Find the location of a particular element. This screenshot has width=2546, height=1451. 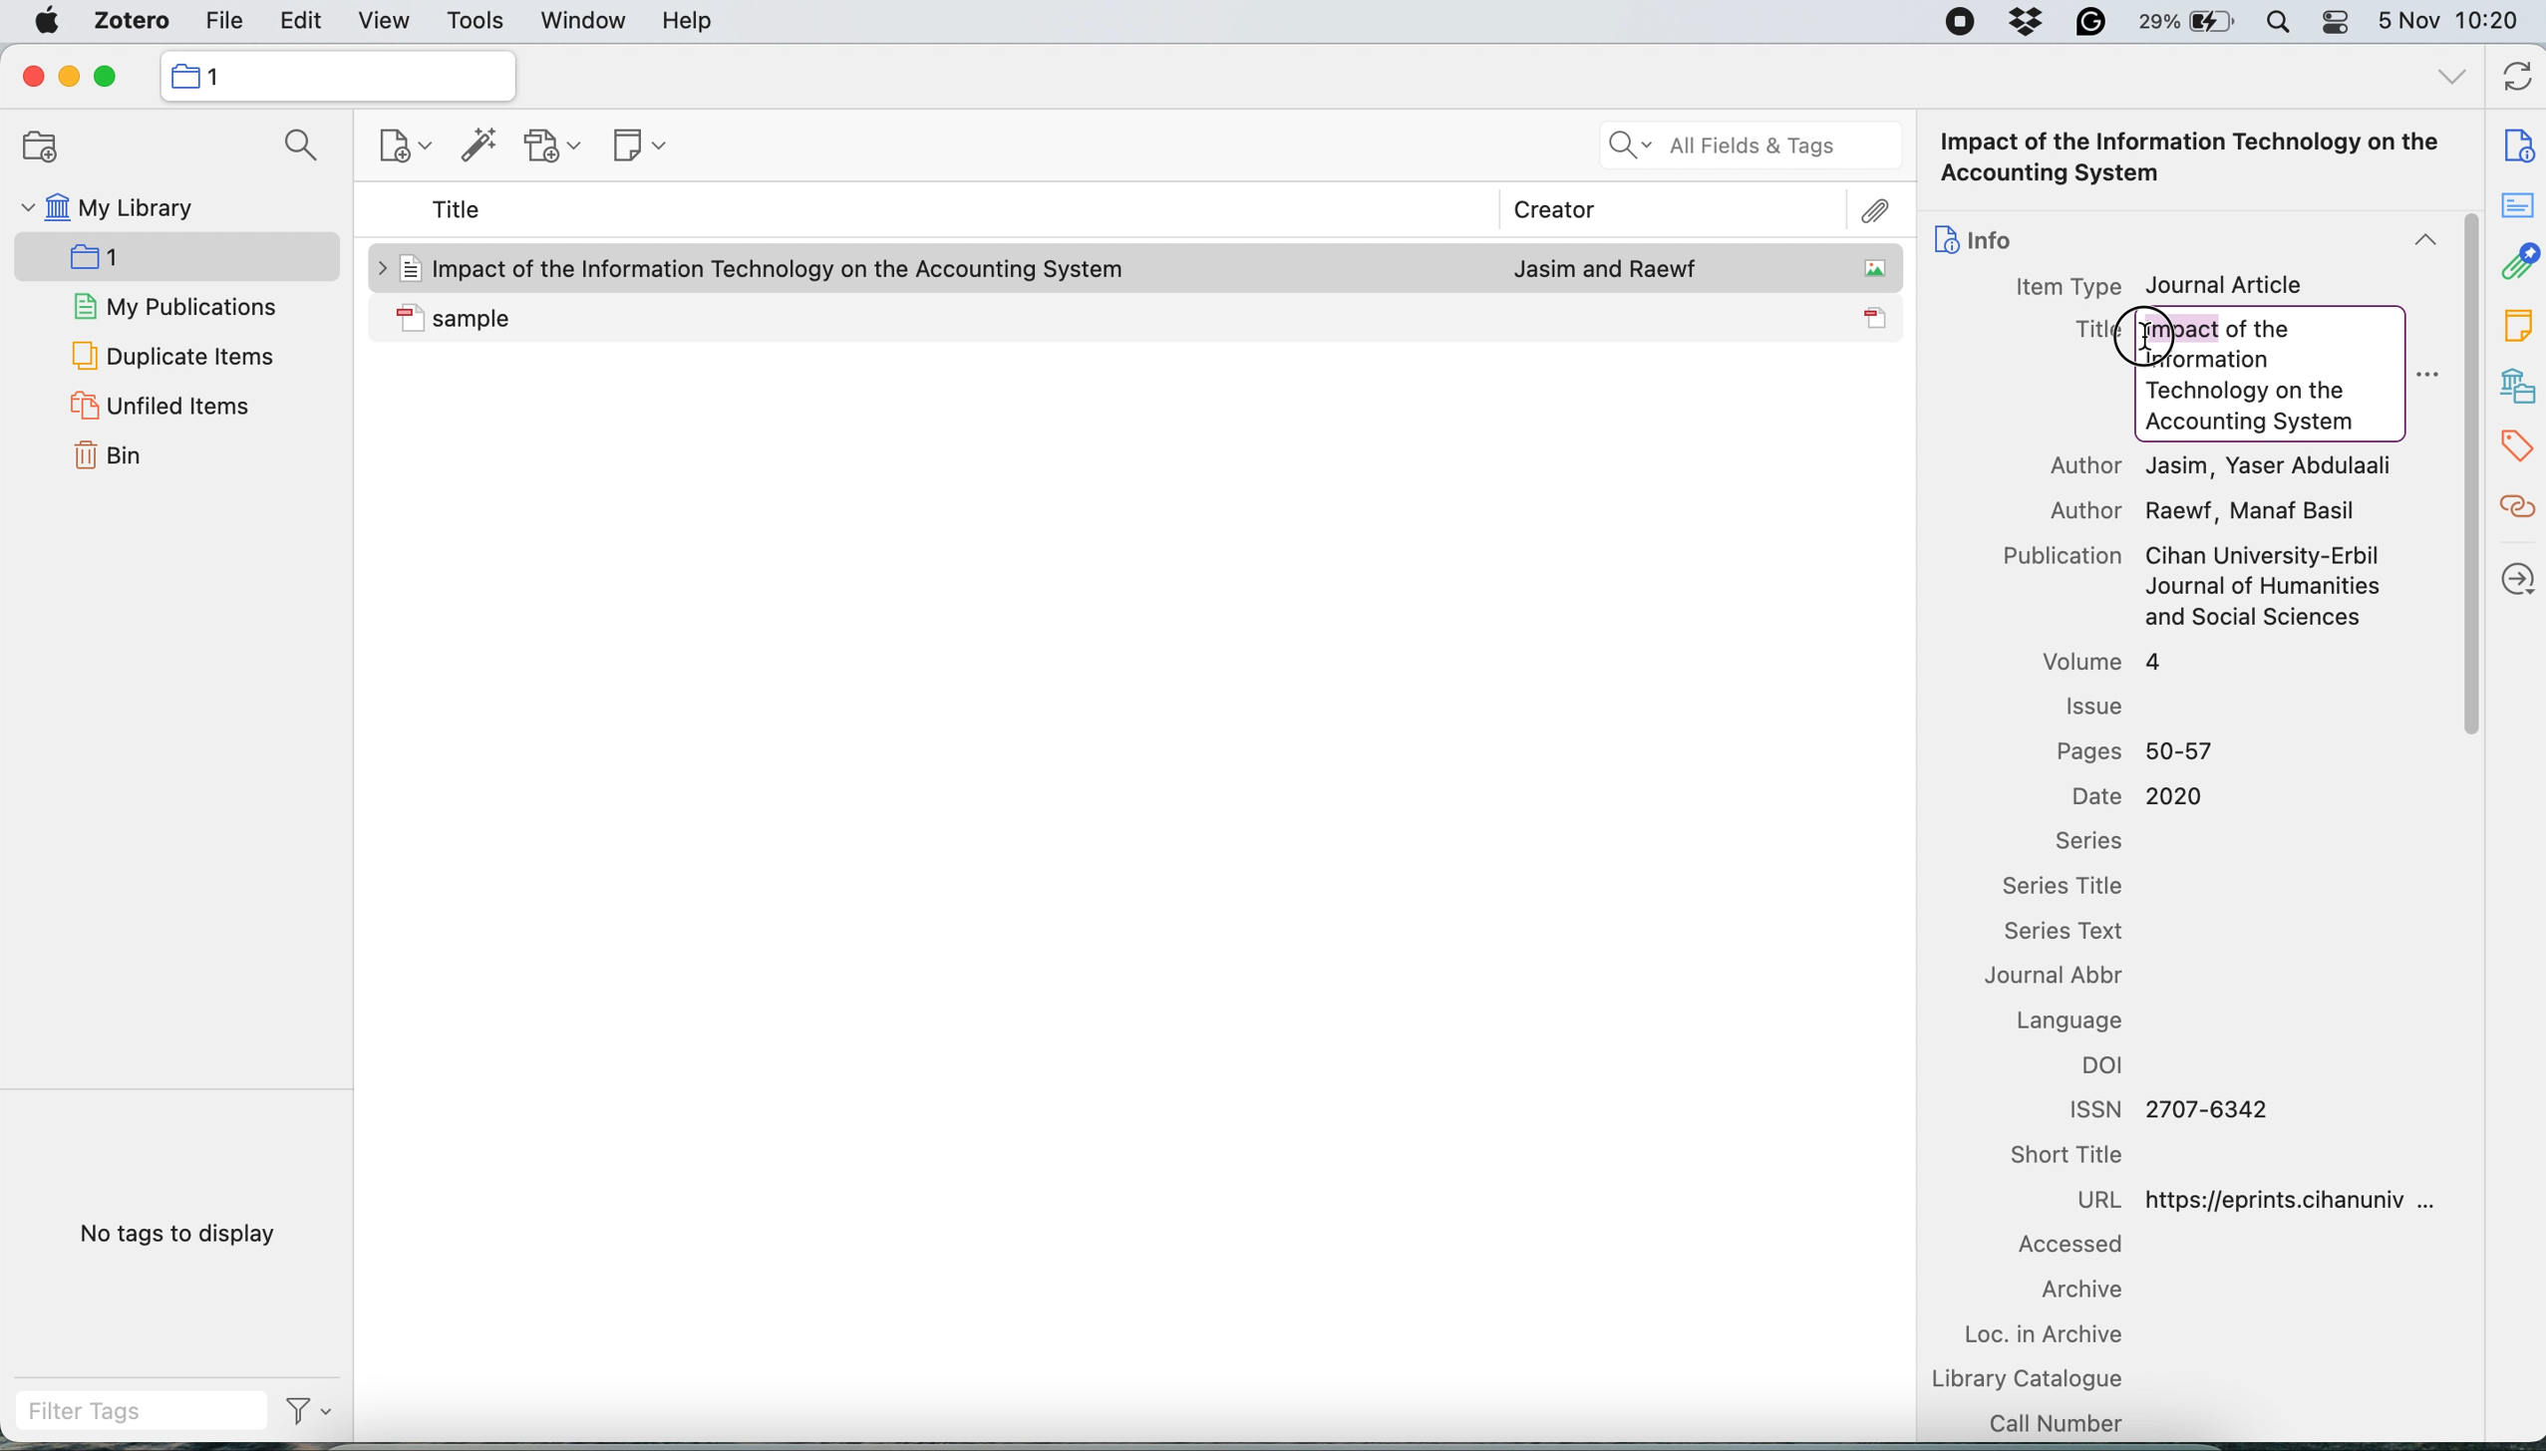

view is located at coordinates (381, 23).